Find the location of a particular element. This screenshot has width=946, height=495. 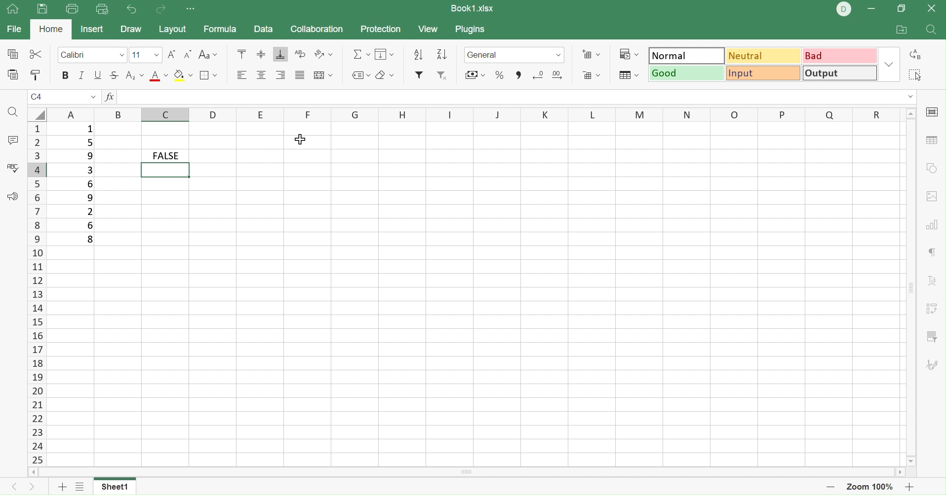

Row names is located at coordinates (37, 294).